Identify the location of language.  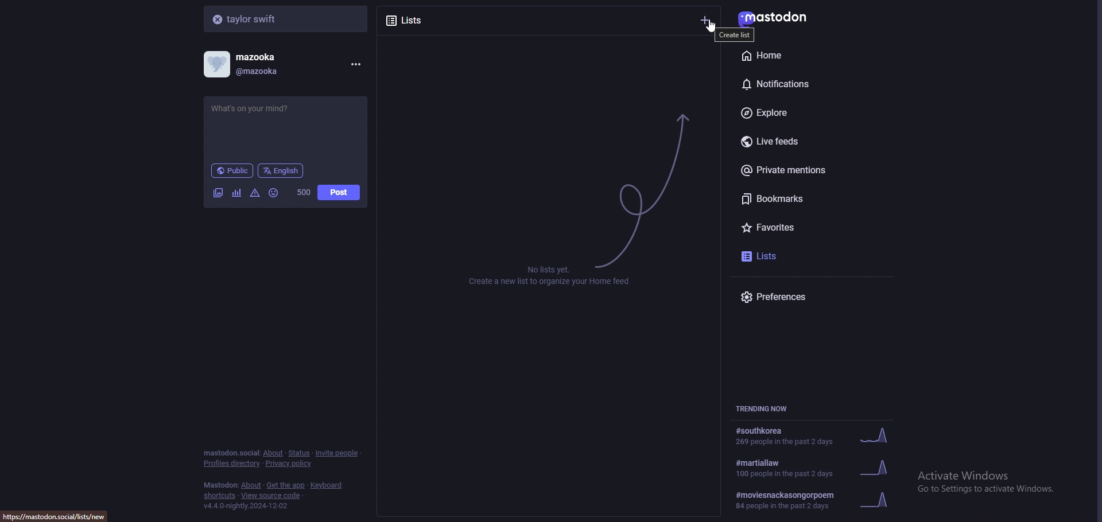
(281, 170).